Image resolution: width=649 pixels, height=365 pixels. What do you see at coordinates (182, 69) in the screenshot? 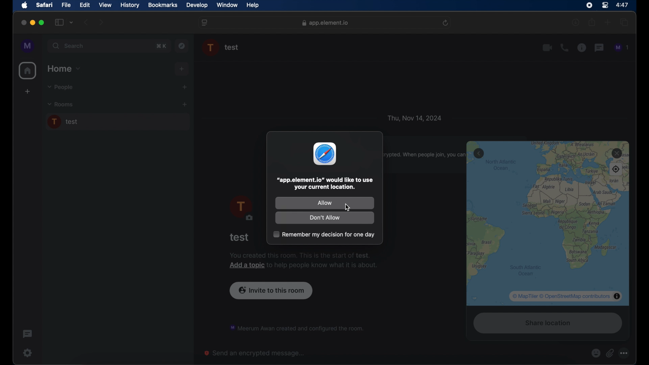
I see `add` at bounding box center [182, 69].